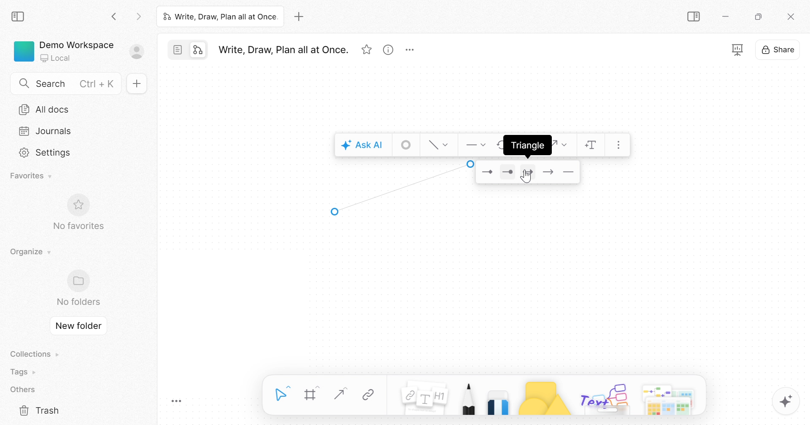 Image resolution: width=810 pixels, height=425 pixels. Describe the element at coordinates (728, 18) in the screenshot. I see `Minimize` at that location.